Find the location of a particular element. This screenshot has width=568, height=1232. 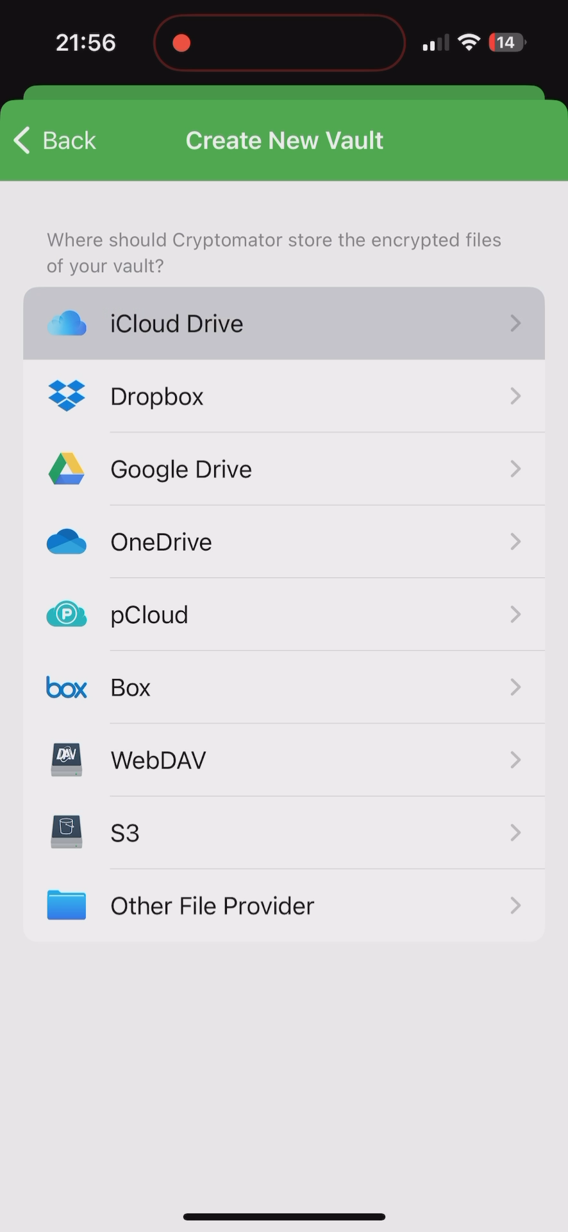

box is located at coordinates (286, 690).